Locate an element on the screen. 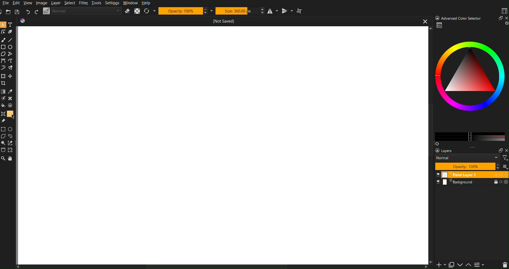 The width and height of the screenshot is (509, 269). Lineart Tool is located at coordinates (3, 32).